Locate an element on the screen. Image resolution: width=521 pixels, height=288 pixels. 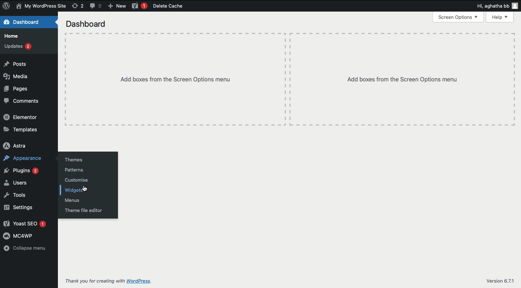
theme file editor is located at coordinates (89, 211).